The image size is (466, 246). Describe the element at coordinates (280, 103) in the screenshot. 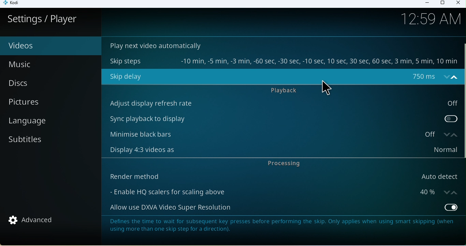

I see `Auto display refresh rate` at that location.